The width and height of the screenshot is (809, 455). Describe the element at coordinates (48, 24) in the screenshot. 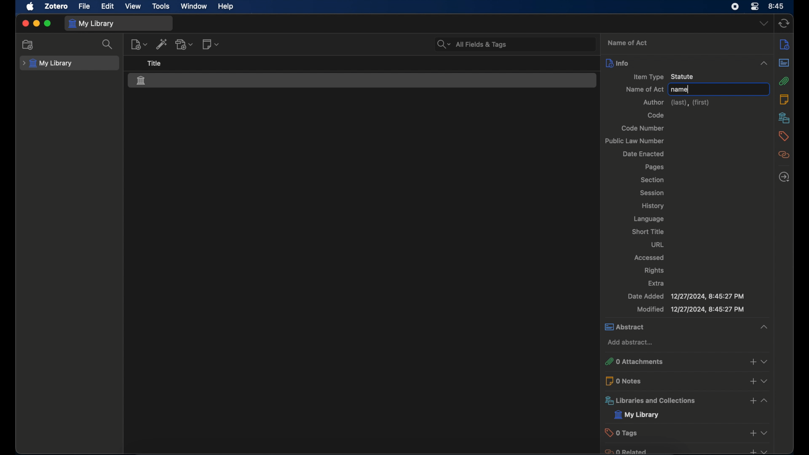

I see `maximize` at that location.